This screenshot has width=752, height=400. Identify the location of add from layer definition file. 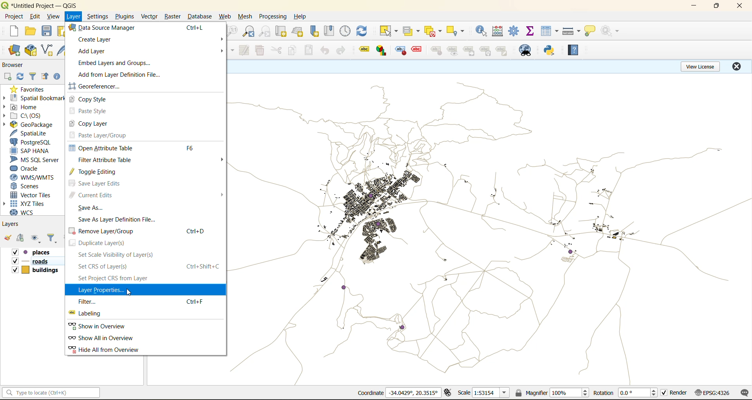
(121, 74).